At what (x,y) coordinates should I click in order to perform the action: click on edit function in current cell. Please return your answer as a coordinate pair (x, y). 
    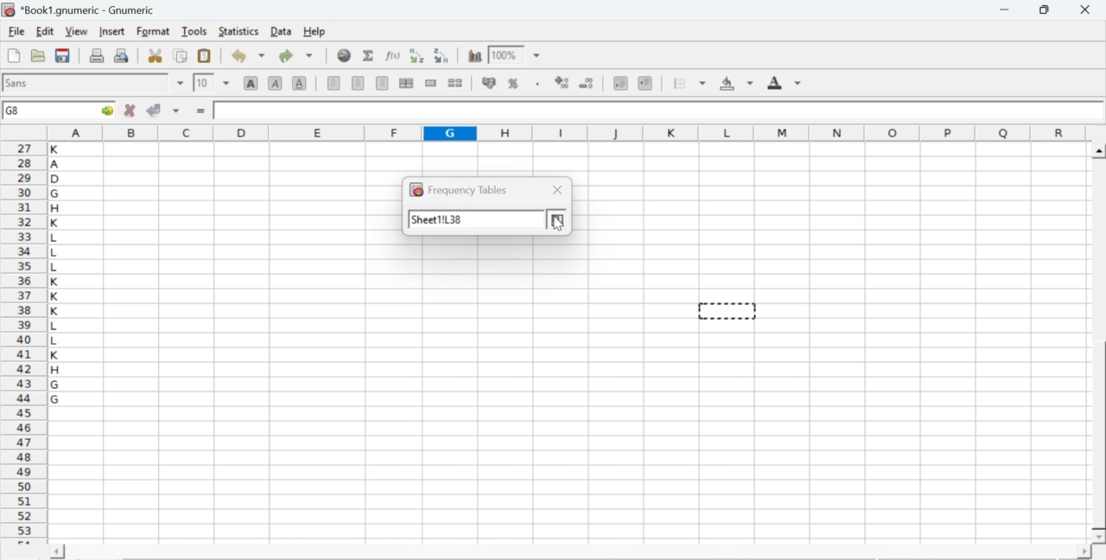
    Looking at the image, I should click on (394, 54).